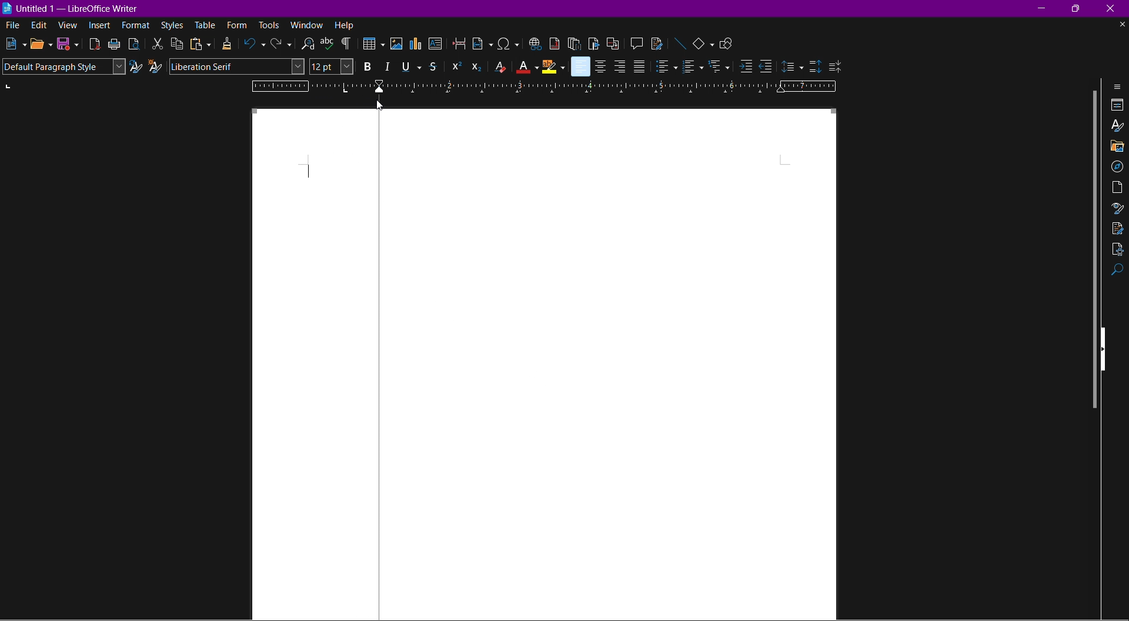 This screenshot has height=621, width=1129. I want to click on Insert Image, so click(397, 44).